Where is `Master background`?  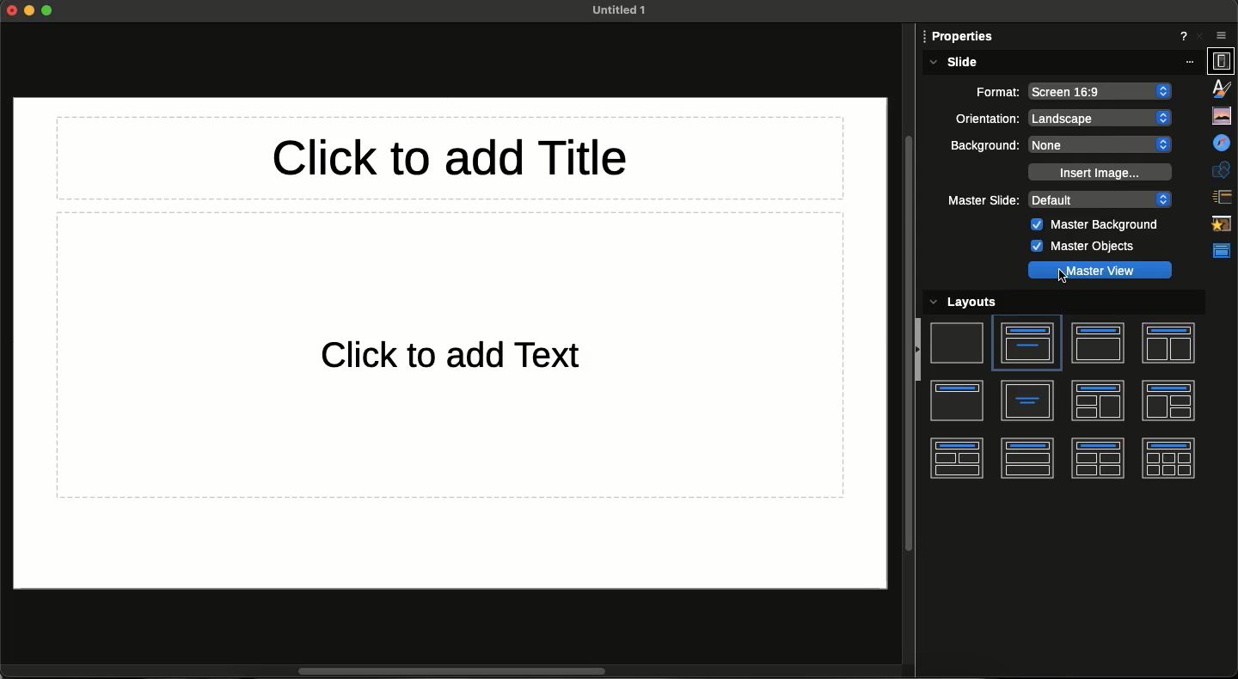 Master background is located at coordinates (1097, 226).